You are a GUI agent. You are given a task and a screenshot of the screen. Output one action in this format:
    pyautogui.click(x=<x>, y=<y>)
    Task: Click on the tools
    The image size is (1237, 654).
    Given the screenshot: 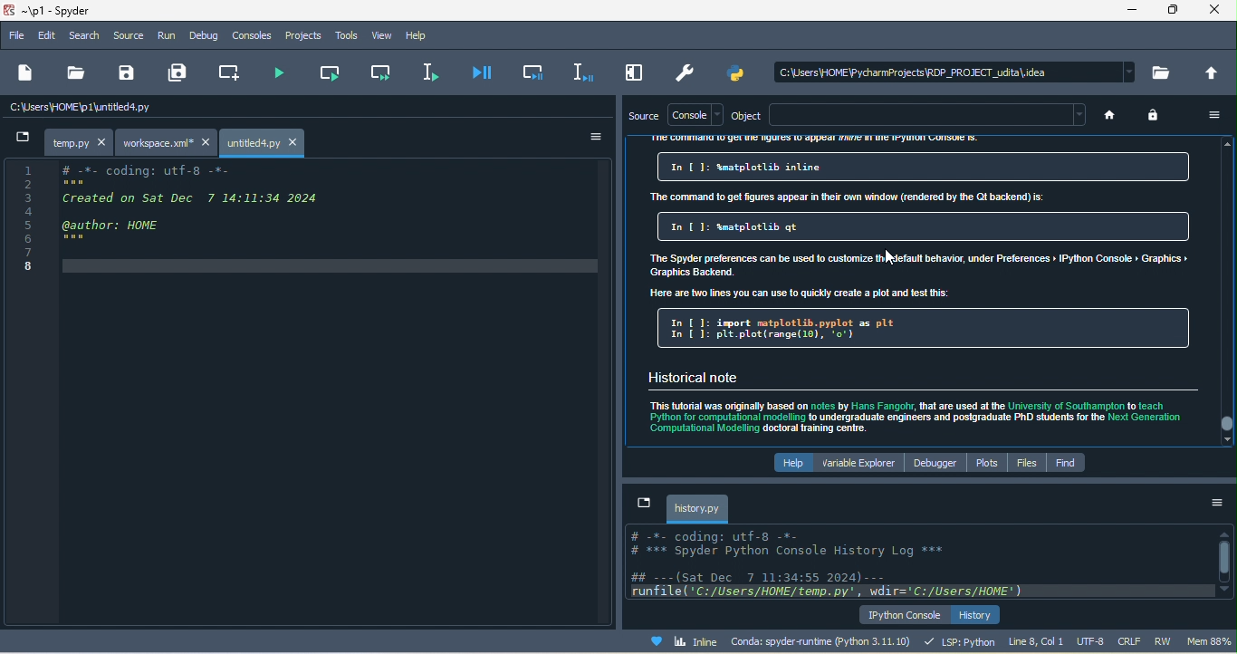 What is the action you would take?
    pyautogui.click(x=344, y=35)
    